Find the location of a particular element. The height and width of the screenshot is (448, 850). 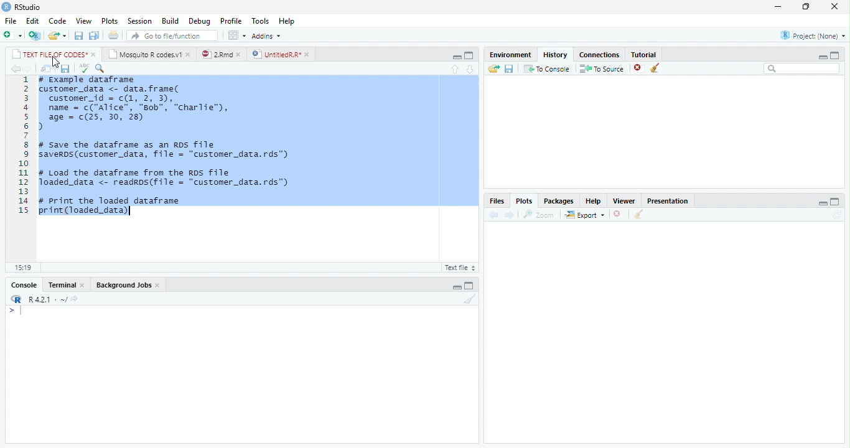

Mosquito R codes.v1 is located at coordinates (144, 54).